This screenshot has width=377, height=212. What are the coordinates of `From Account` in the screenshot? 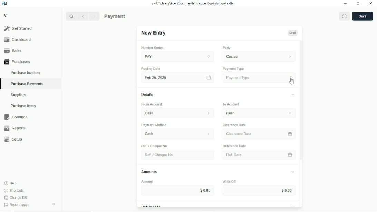 It's located at (175, 112).